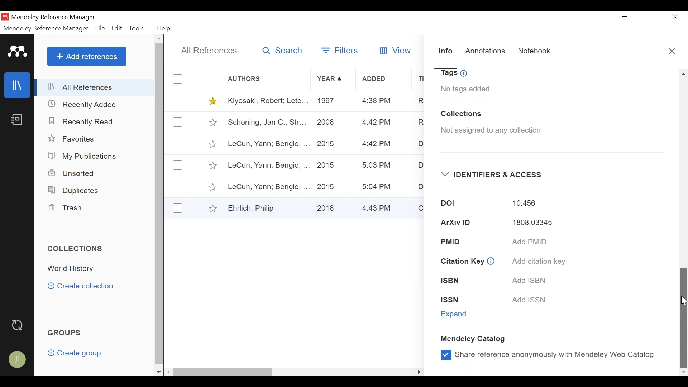  Describe the element at coordinates (178, 187) in the screenshot. I see `(un)select` at that location.